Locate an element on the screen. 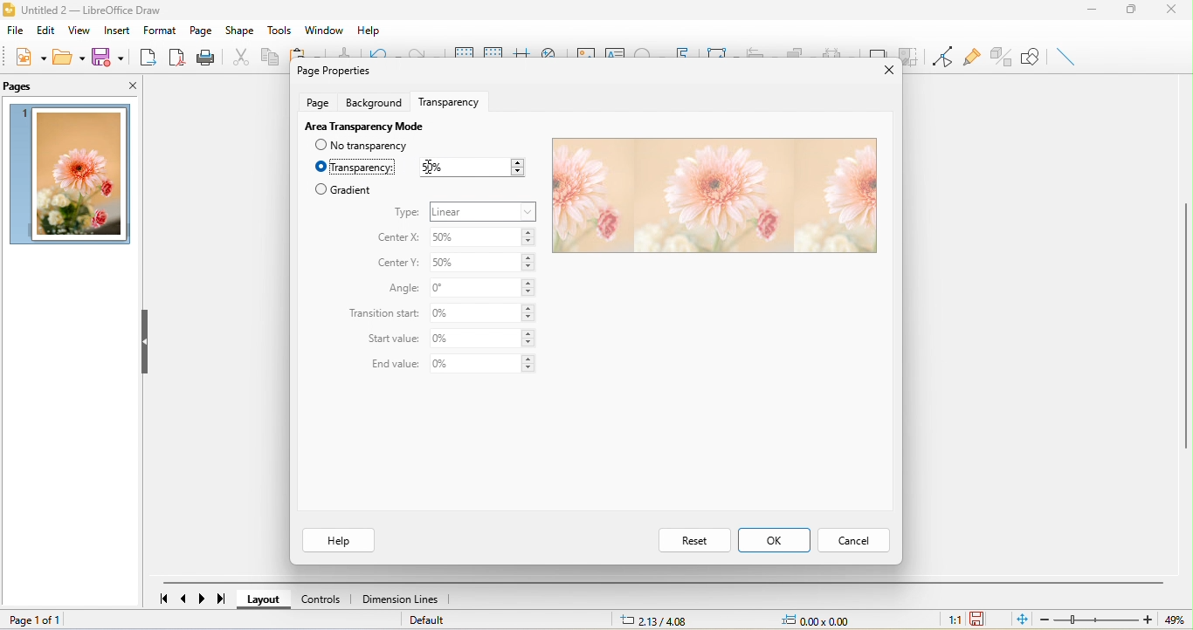 This screenshot has height=630, width=1193. insert line is located at coordinates (1066, 56).